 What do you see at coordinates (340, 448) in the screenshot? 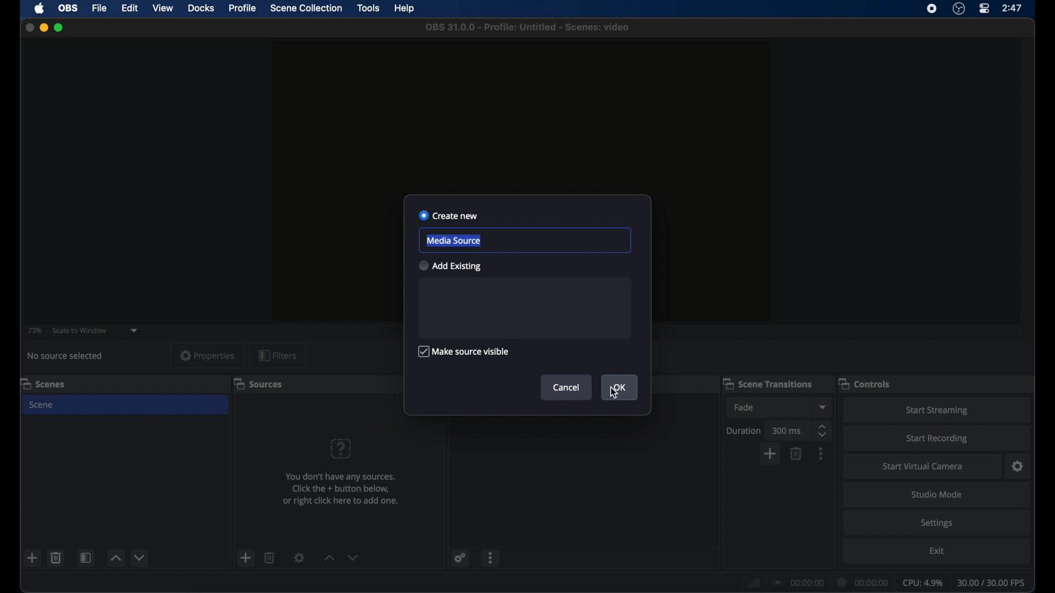
I see `question mark icon` at bounding box center [340, 448].